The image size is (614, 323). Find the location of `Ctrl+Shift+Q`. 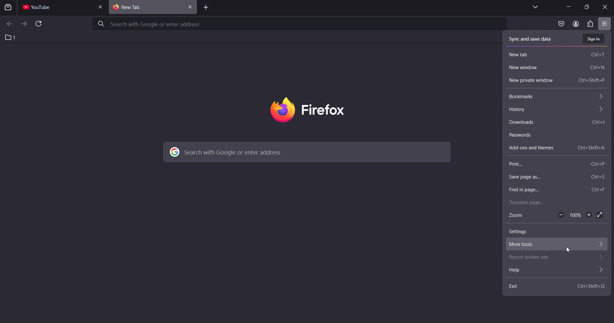

Ctrl+Shift+Q is located at coordinates (591, 287).